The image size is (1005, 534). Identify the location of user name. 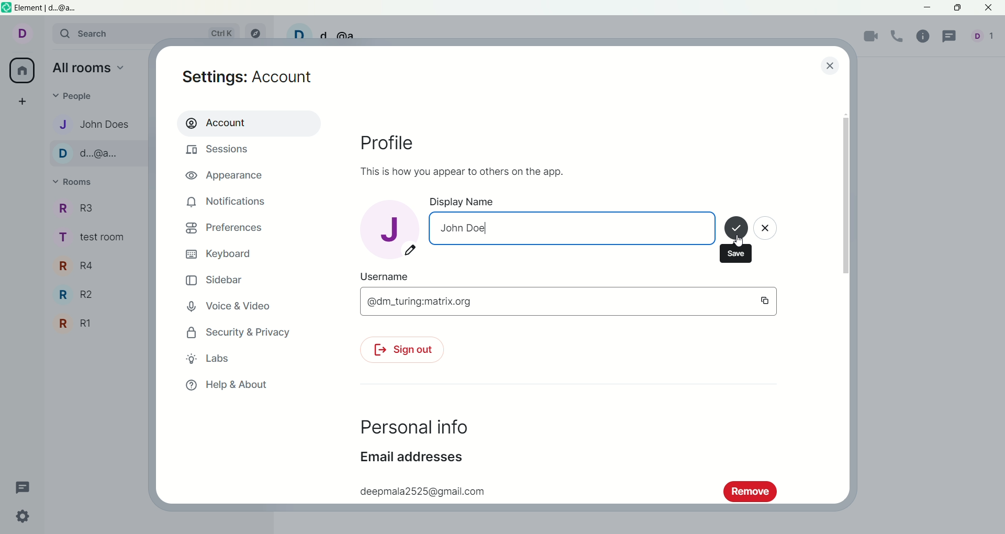
(393, 277).